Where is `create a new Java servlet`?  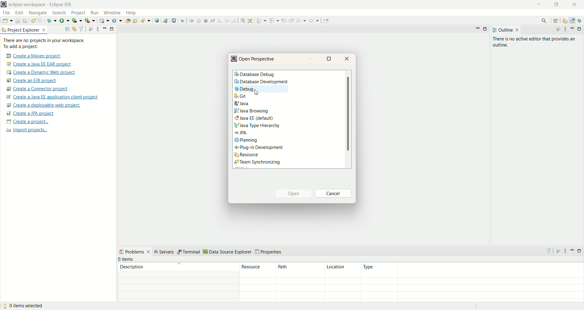
create a new Java servlet is located at coordinates (116, 21).